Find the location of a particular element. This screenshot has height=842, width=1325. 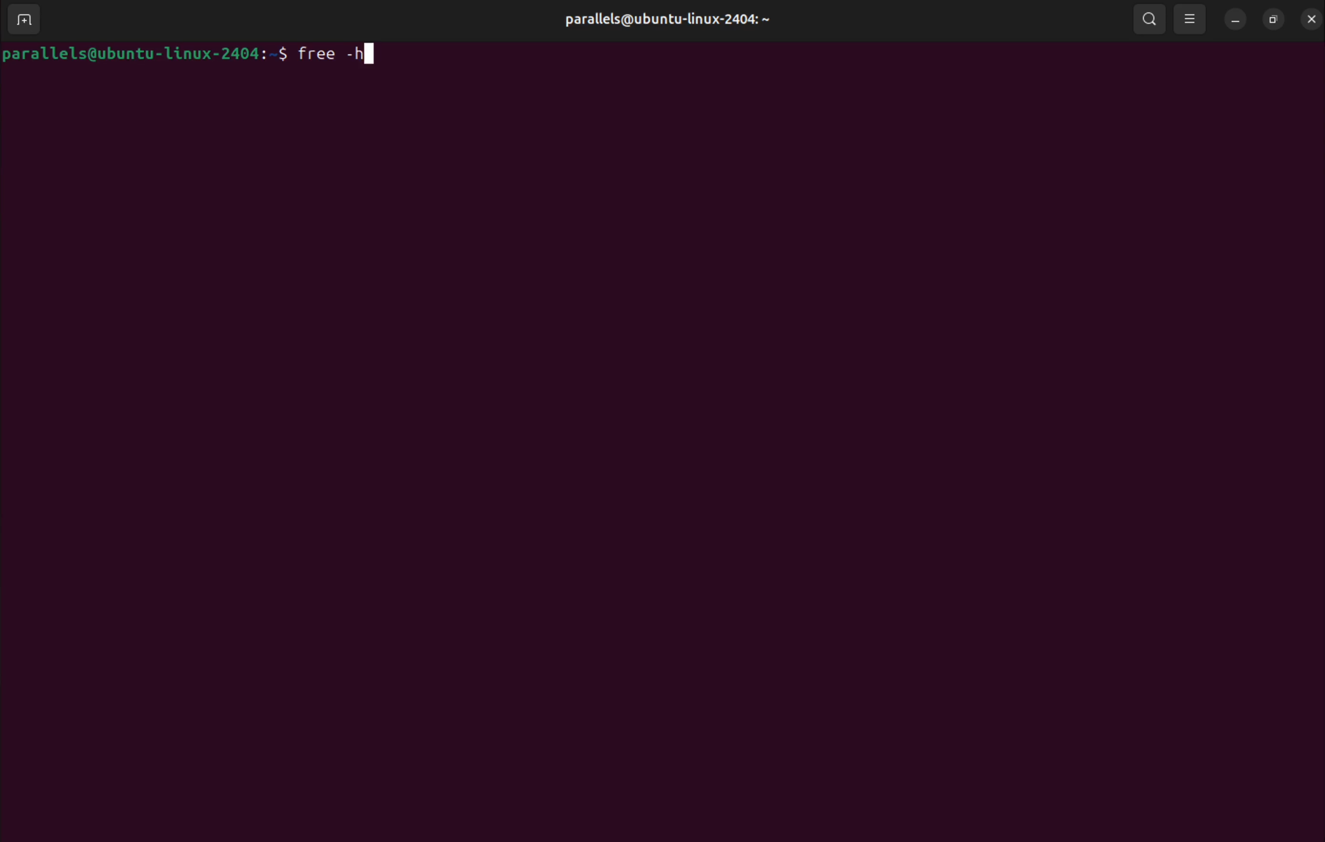

close is located at coordinates (1308, 19).